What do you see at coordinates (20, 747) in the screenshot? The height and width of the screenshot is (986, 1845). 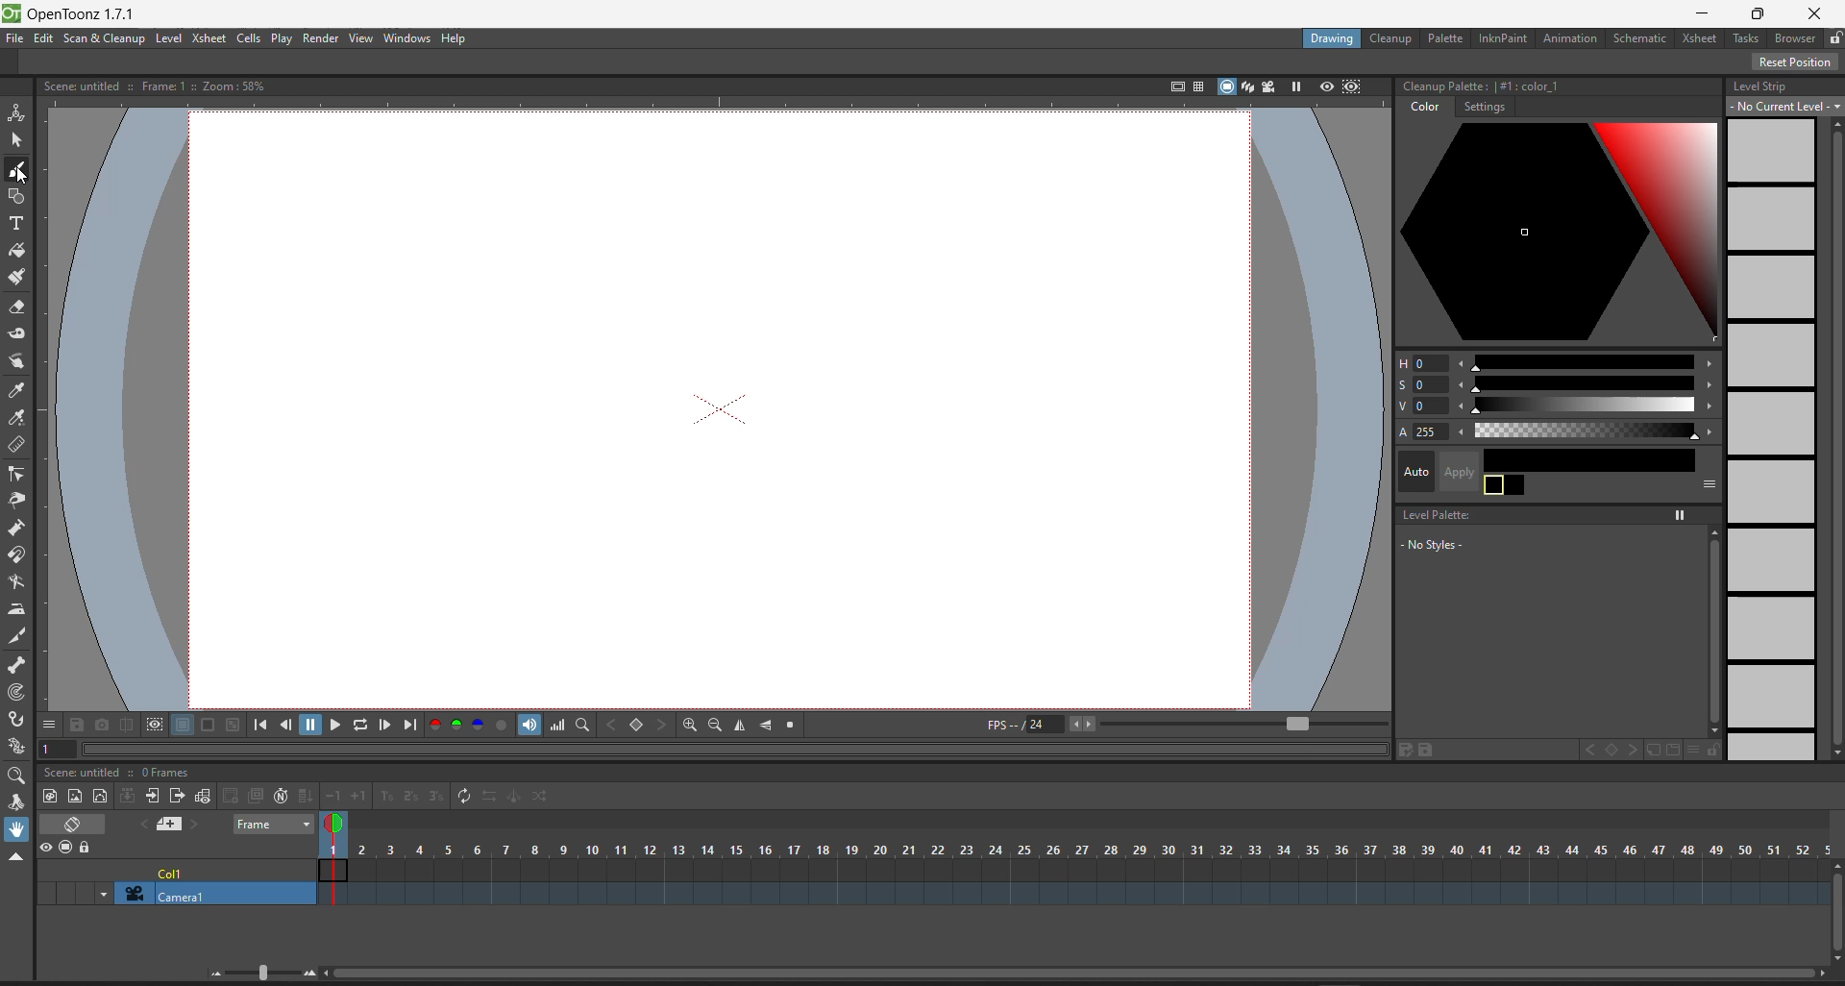 I see `plastic tool` at bounding box center [20, 747].